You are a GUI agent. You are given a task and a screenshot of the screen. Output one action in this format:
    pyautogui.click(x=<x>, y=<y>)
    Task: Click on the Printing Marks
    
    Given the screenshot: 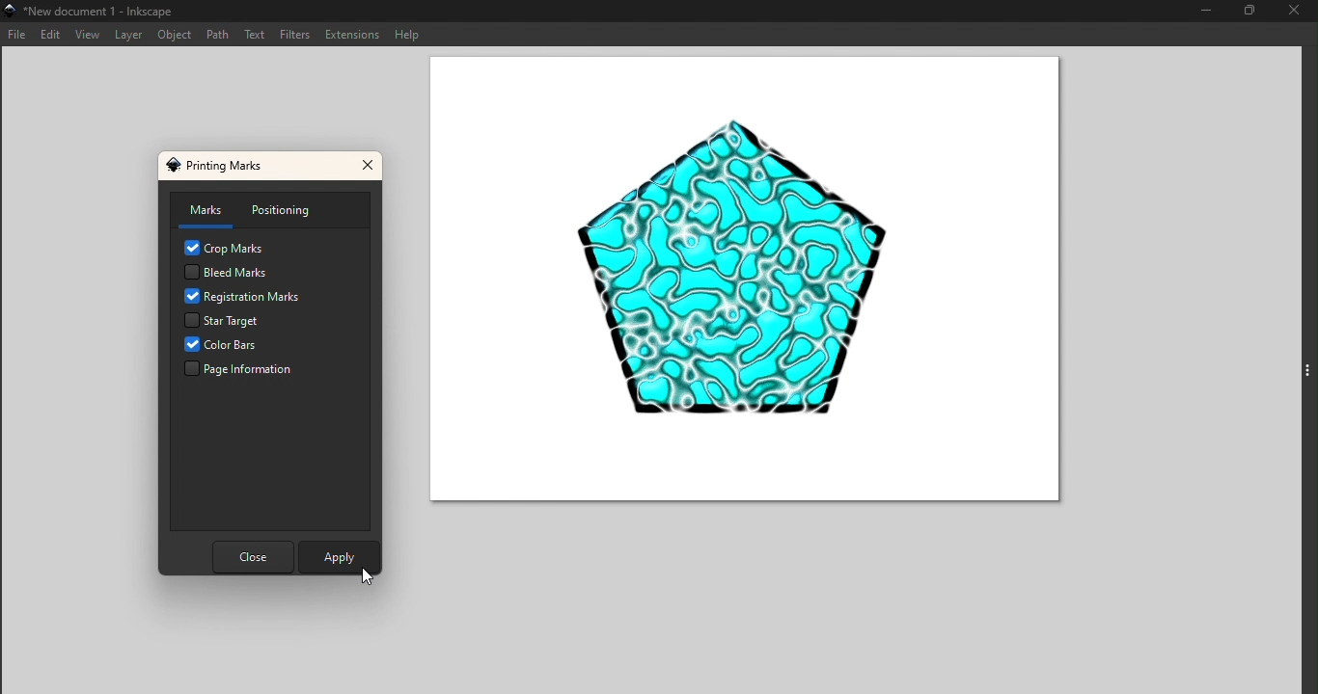 What is the action you would take?
    pyautogui.click(x=221, y=165)
    